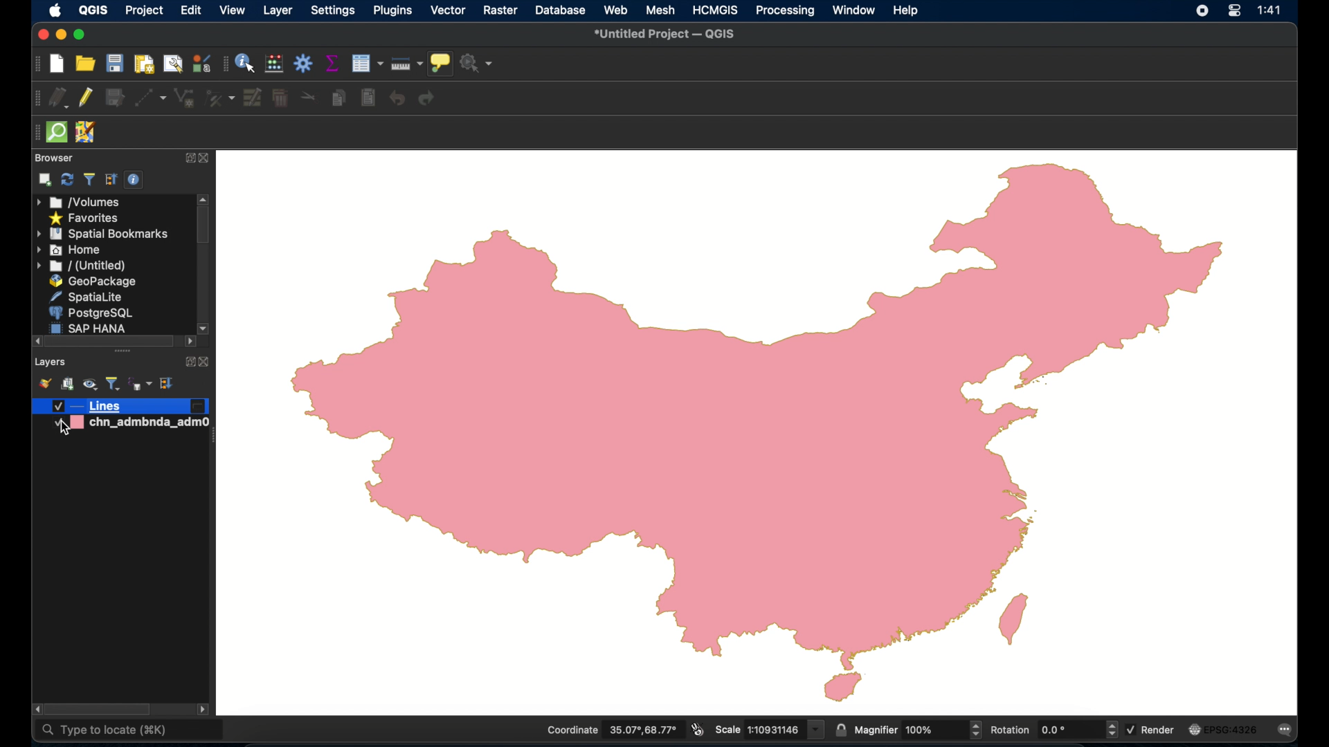  I want to click on time, so click(1272, 10).